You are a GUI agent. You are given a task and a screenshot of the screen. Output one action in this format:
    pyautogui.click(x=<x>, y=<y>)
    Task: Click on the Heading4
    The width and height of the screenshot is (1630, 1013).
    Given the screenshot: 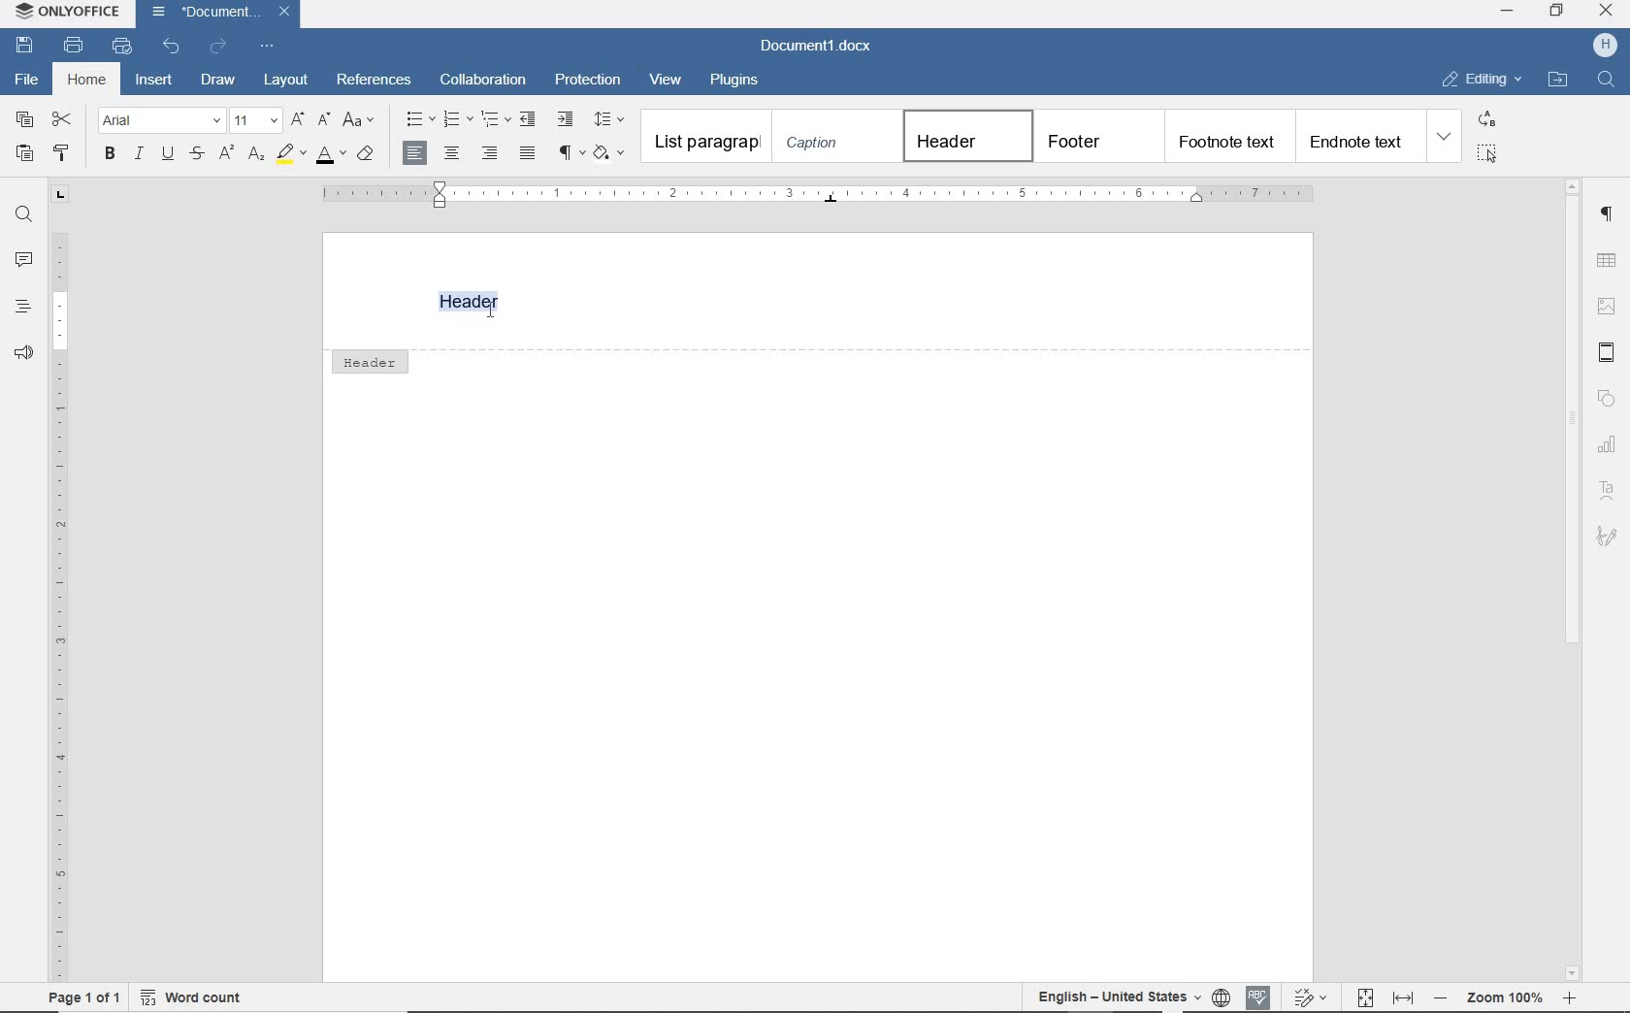 What is the action you would take?
    pyautogui.click(x=1358, y=141)
    